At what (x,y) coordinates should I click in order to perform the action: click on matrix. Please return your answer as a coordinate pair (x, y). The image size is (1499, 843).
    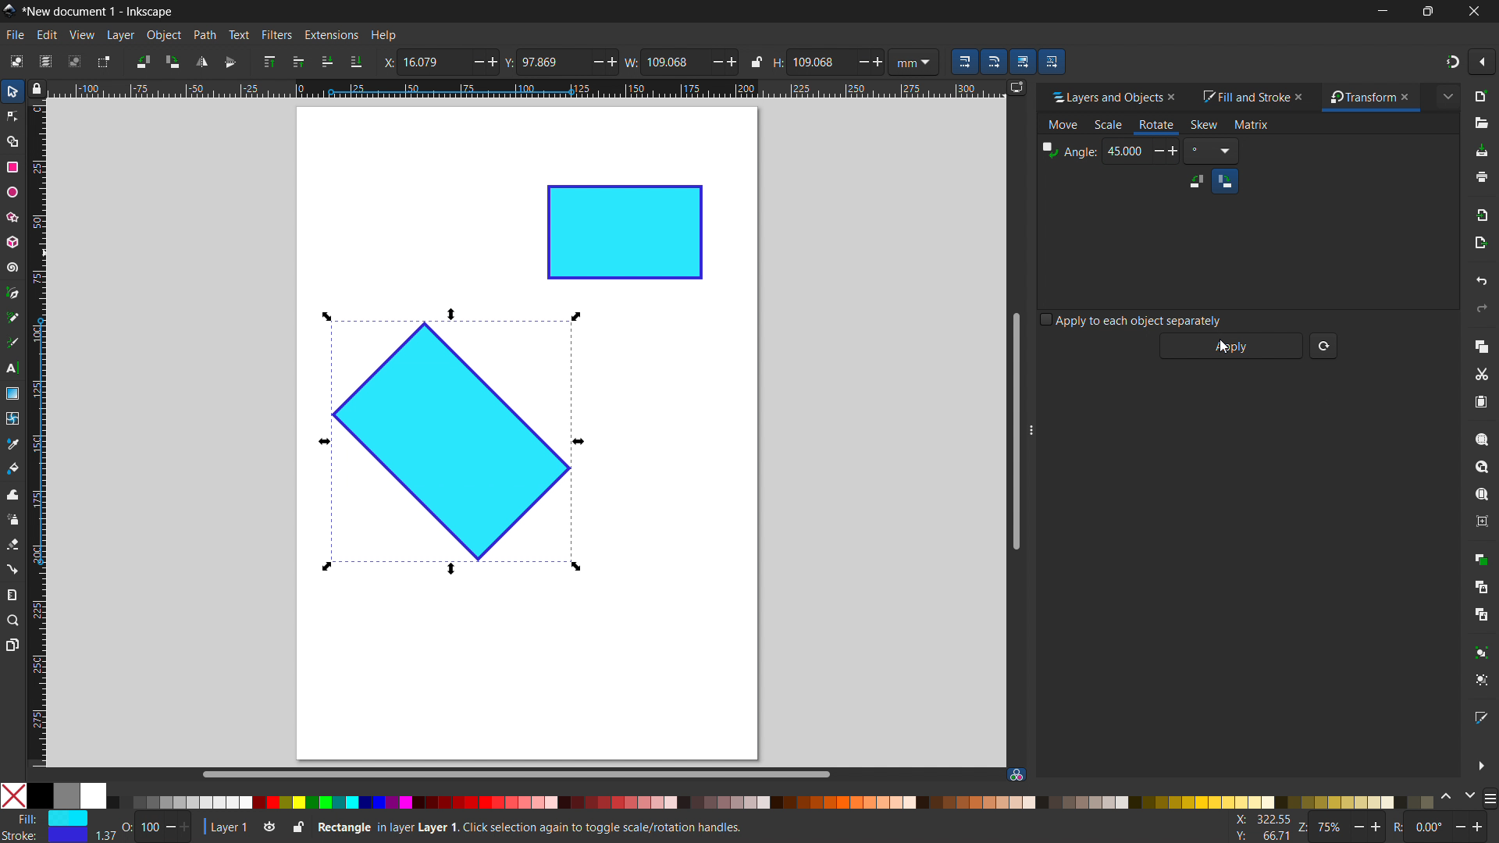
    Looking at the image, I should click on (1252, 125).